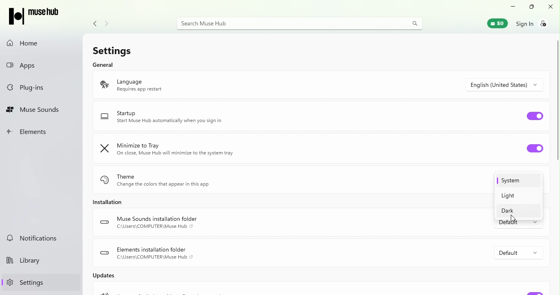 This screenshot has width=560, height=295. Describe the element at coordinates (517, 224) in the screenshot. I see `Drop down menu` at that location.